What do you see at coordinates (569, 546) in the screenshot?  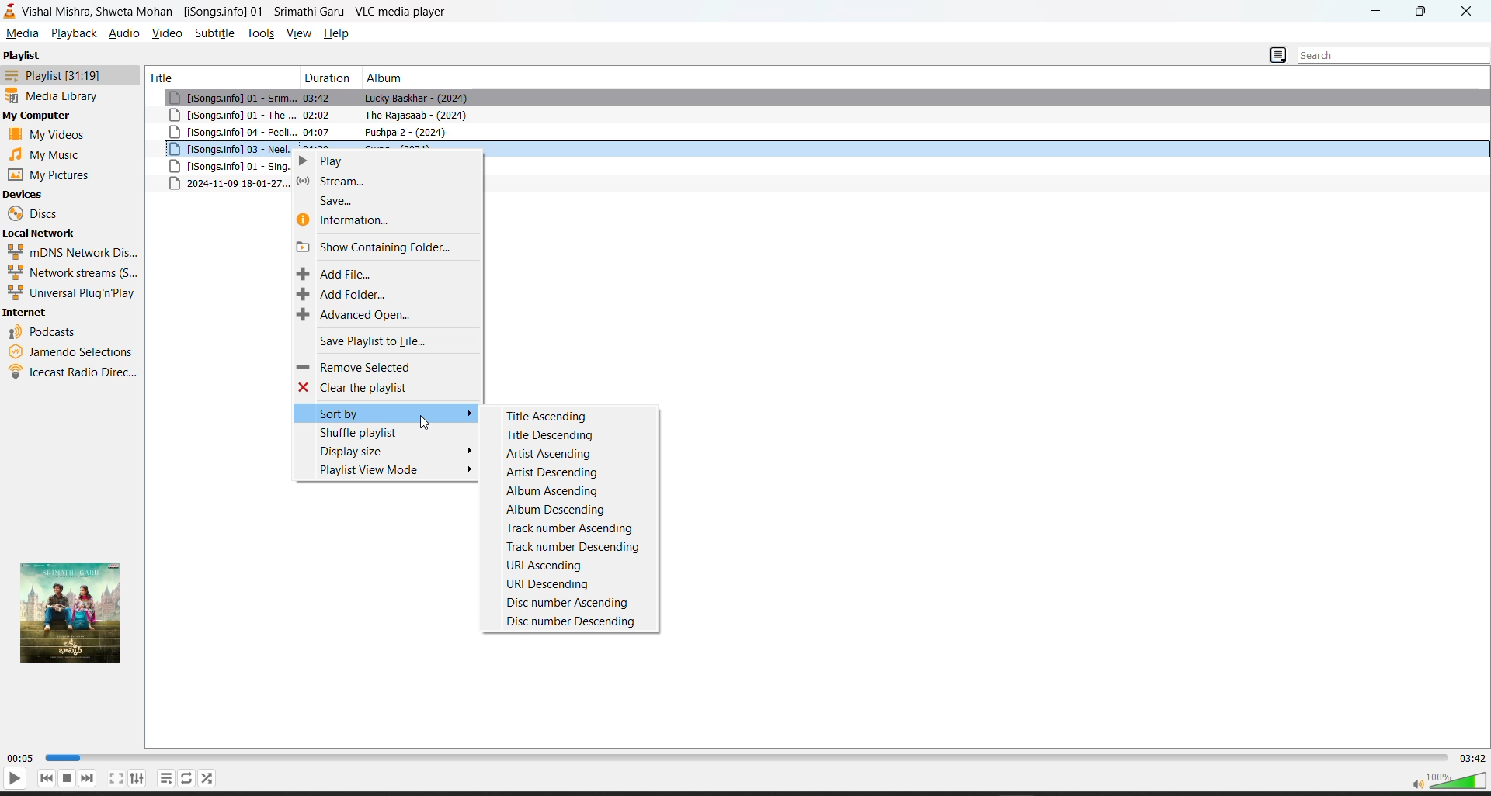 I see `track number descending` at bounding box center [569, 546].